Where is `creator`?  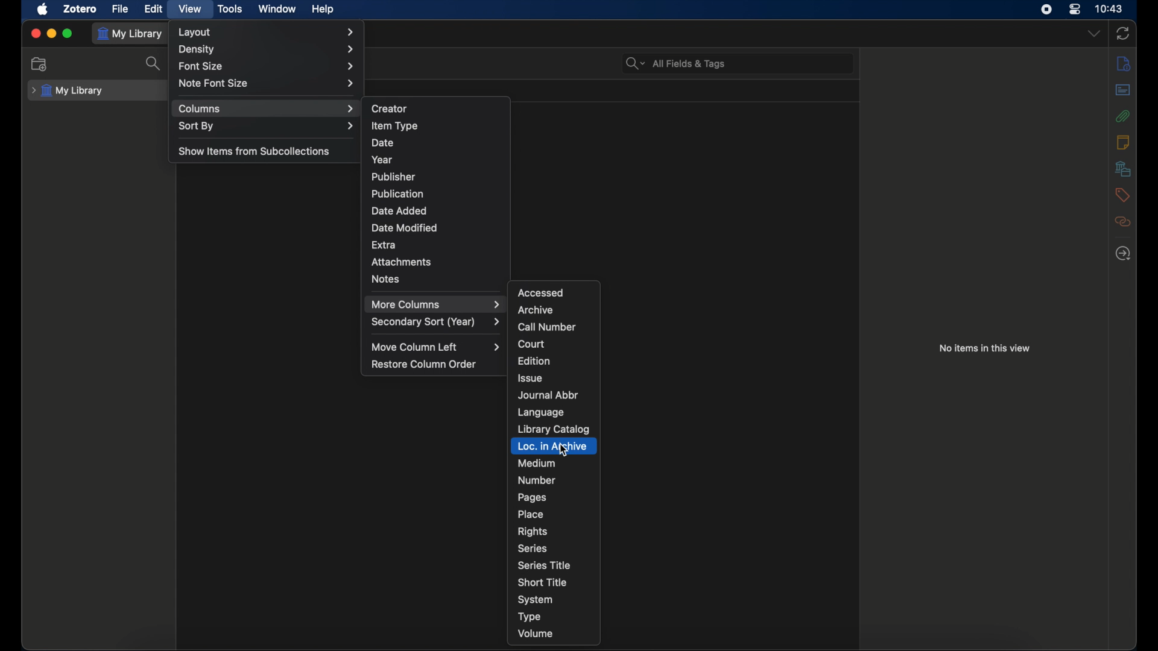 creator is located at coordinates (390, 108).